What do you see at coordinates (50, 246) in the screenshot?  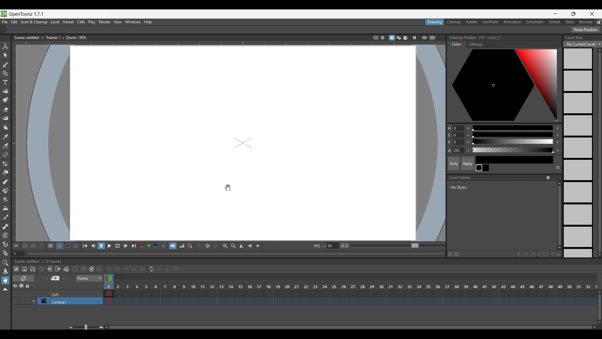 I see `Define sub-camera` at bounding box center [50, 246].